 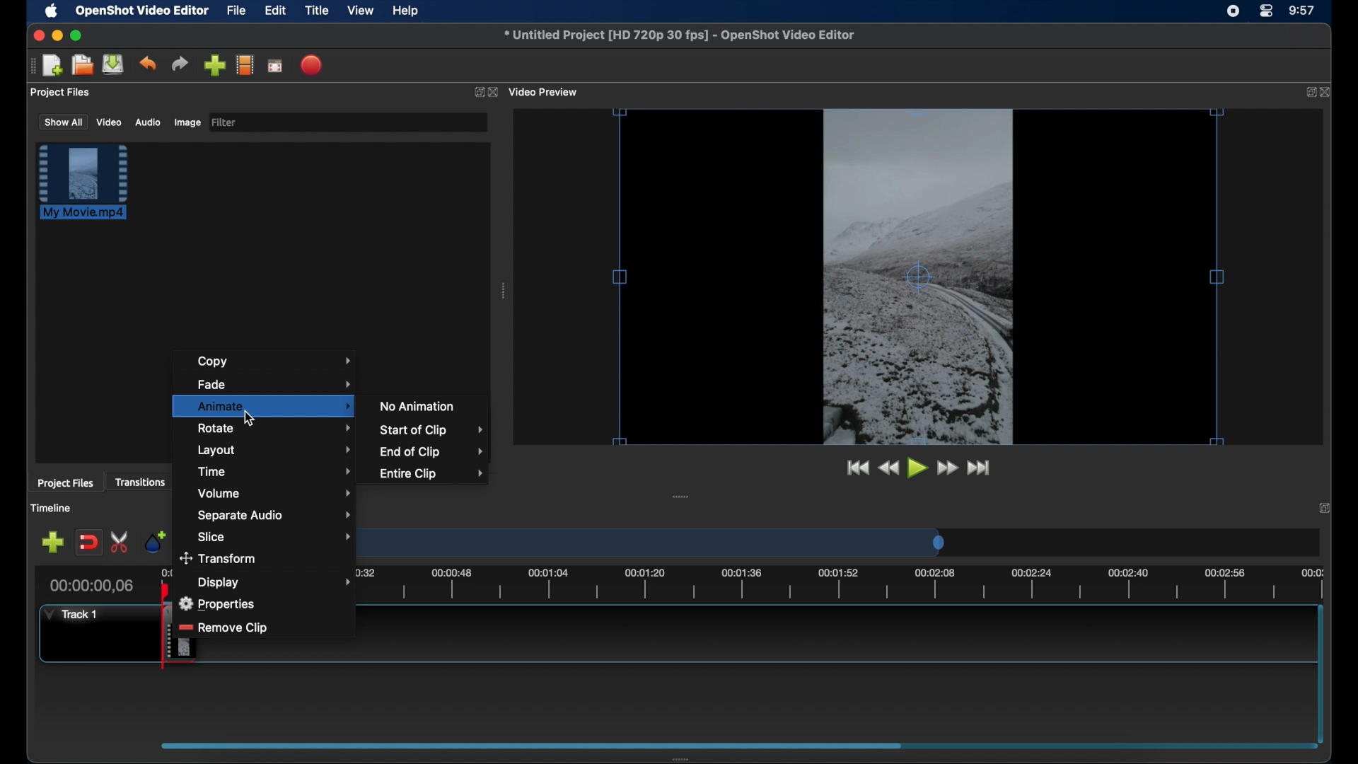 I want to click on remove clip, so click(x=236, y=627).